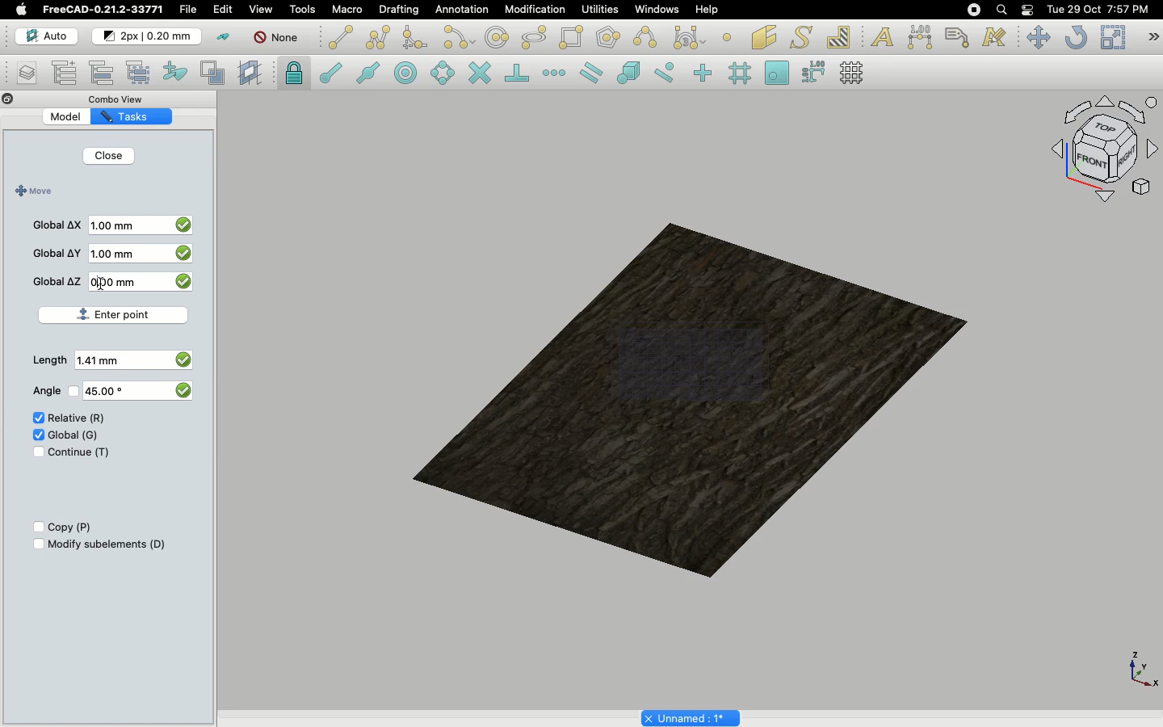 The image size is (1163, 727). I want to click on Snap intersection, so click(481, 74).